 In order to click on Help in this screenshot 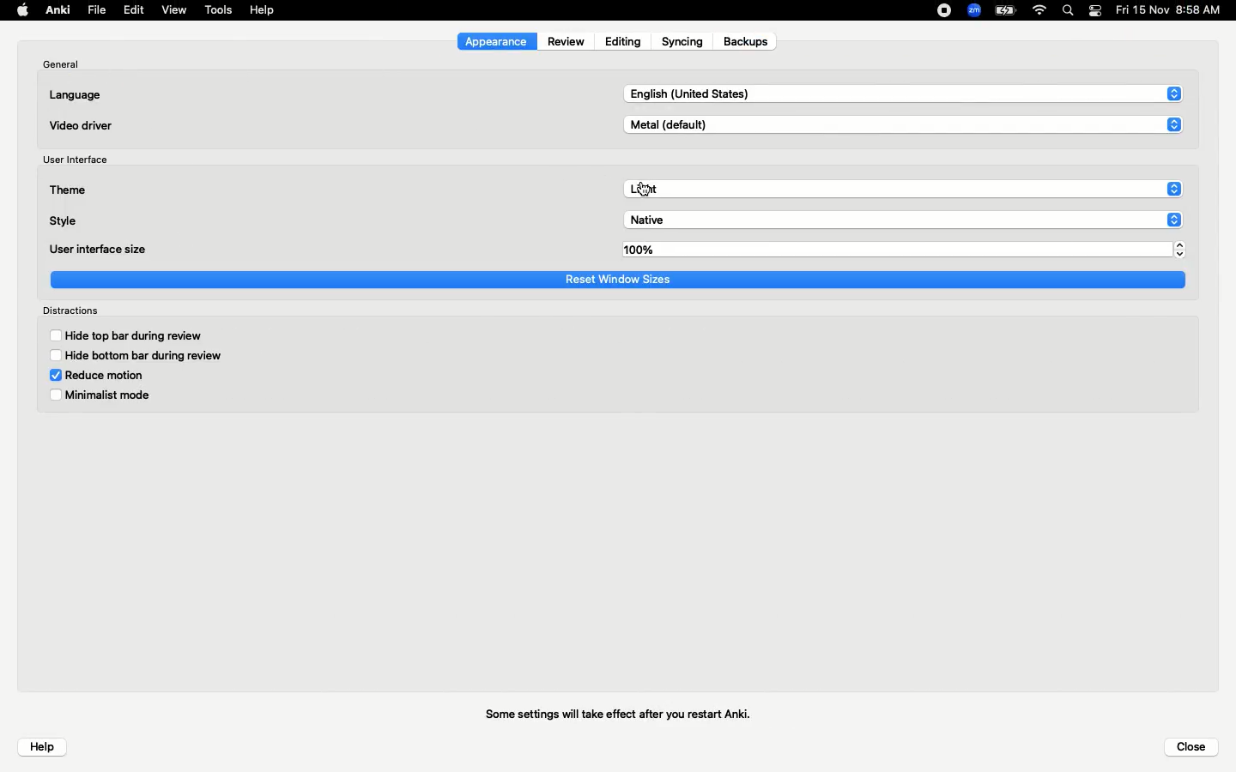, I will do `click(264, 10)`.